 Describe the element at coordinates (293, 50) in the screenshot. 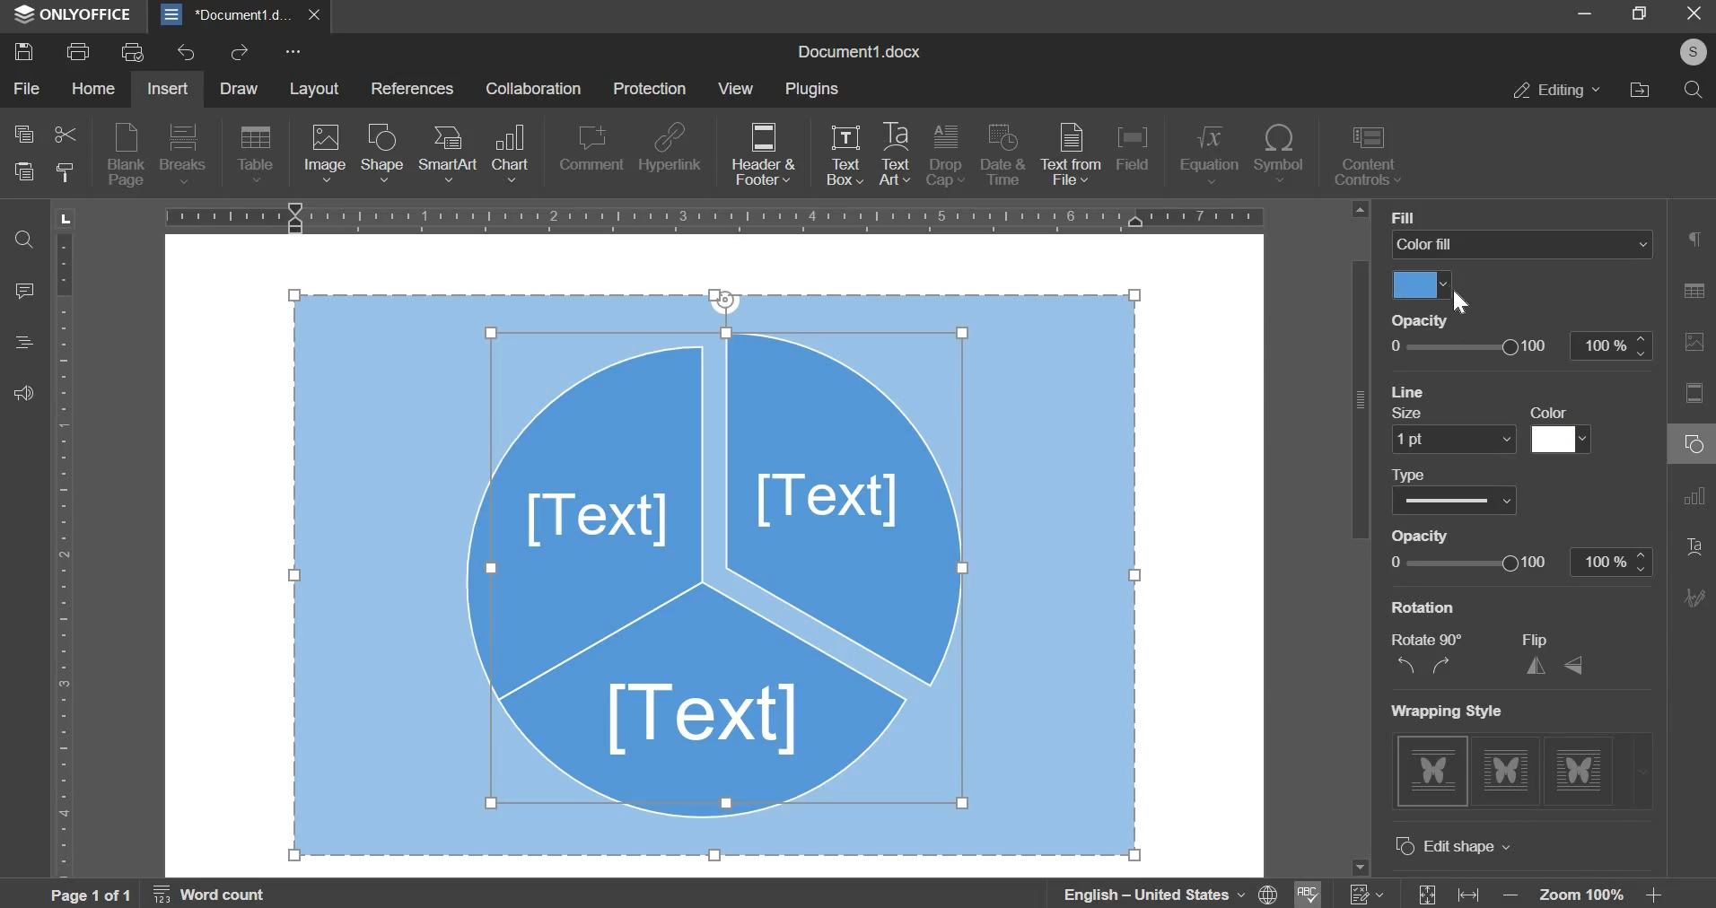

I see `more` at that location.